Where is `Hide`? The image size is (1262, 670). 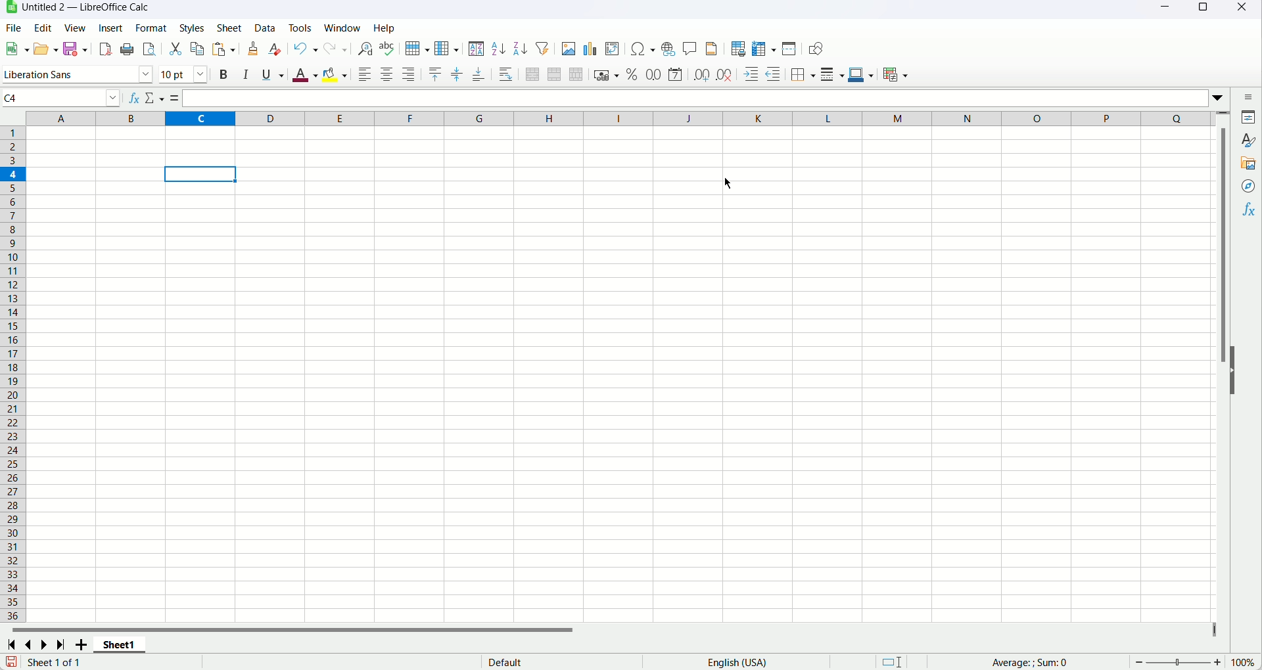
Hide is located at coordinates (1238, 378).